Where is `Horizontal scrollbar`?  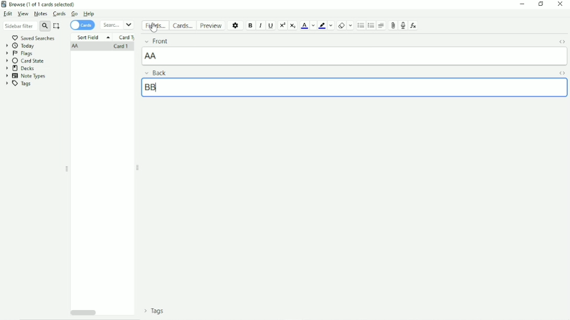 Horizontal scrollbar is located at coordinates (84, 312).